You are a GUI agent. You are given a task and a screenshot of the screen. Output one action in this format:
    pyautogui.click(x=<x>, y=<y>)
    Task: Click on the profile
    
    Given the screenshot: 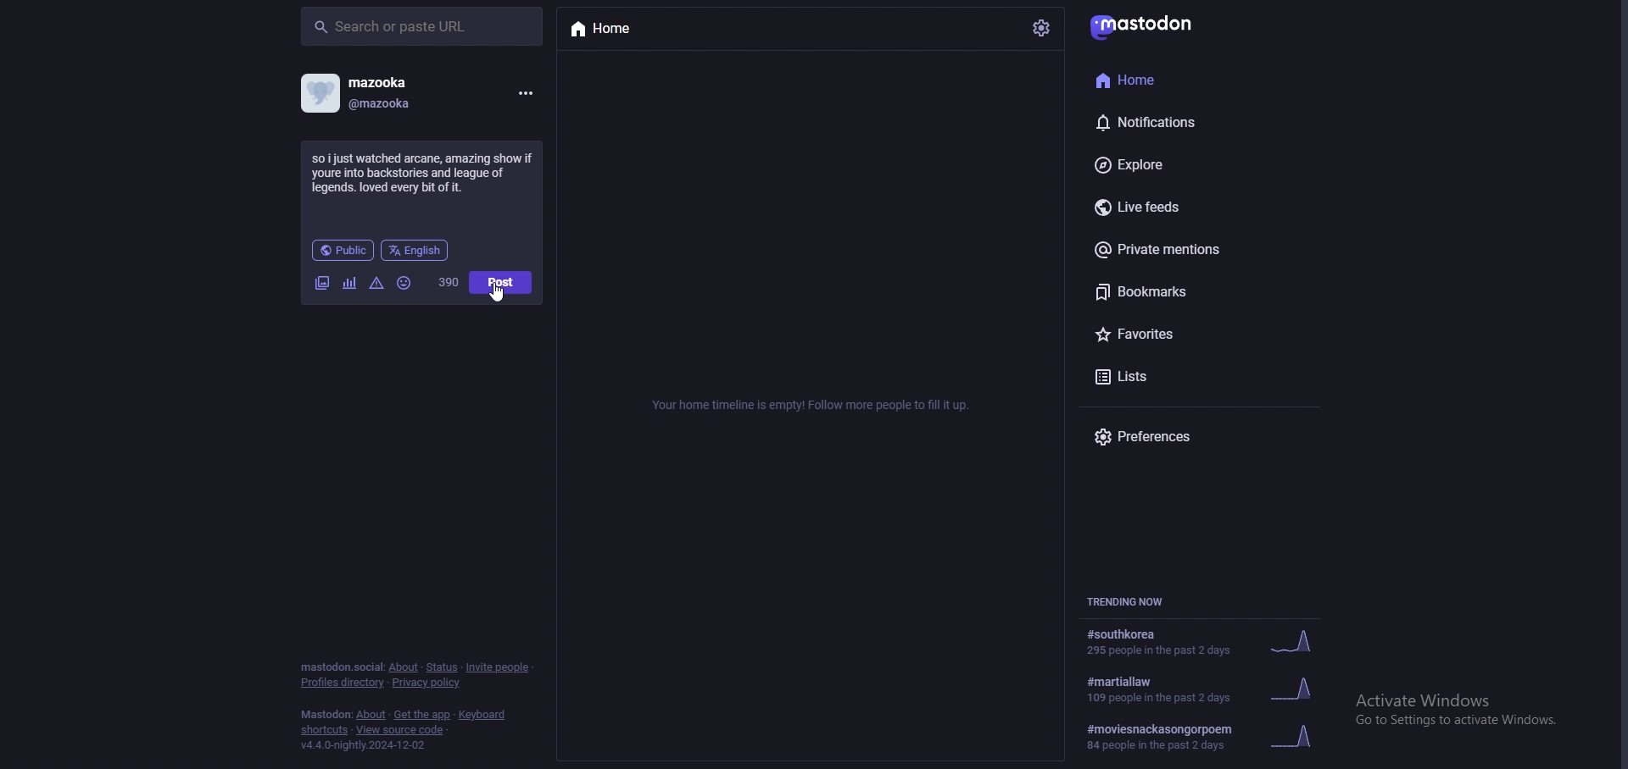 What is the action you would take?
    pyautogui.click(x=365, y=91)
    